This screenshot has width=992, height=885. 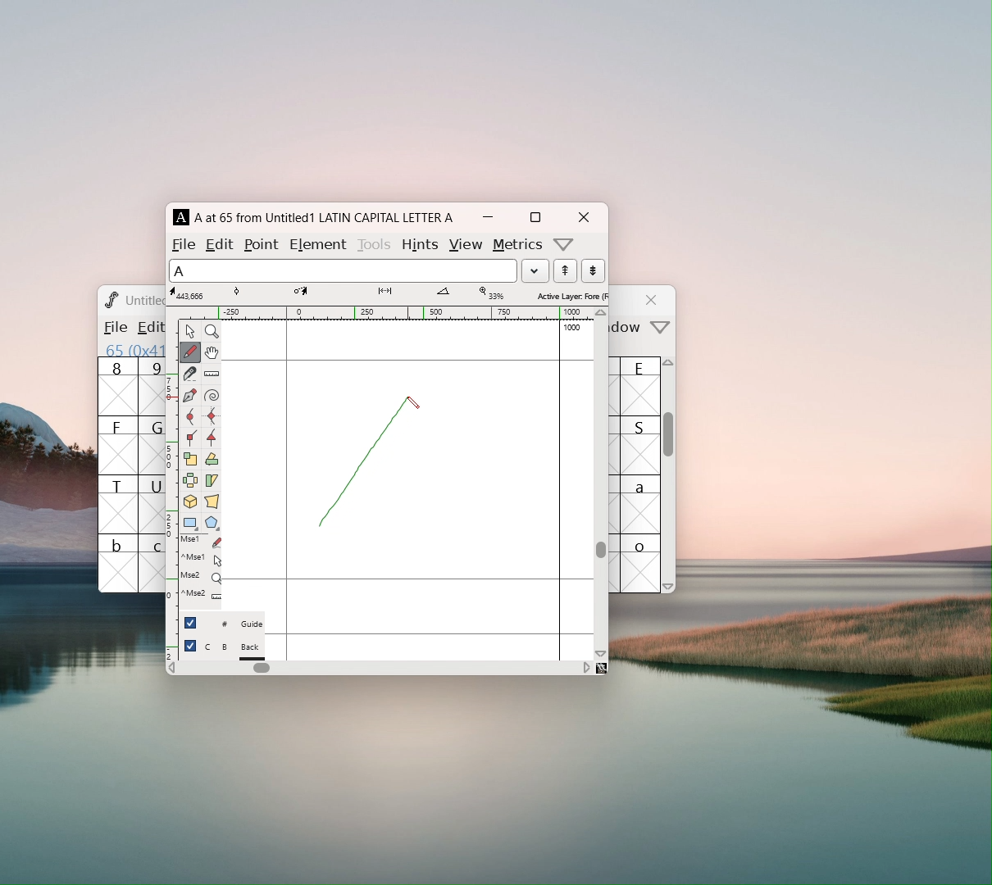 I want to click on scroll down, so click(x=601, y=653).